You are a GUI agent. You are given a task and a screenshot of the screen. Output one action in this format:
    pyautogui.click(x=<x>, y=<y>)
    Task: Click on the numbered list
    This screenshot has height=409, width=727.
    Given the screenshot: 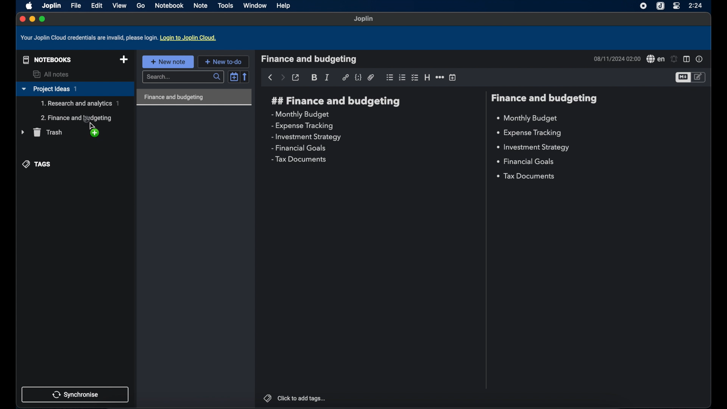 What is the action you would take?
    pyautogui.click(x=403, y=77)
    